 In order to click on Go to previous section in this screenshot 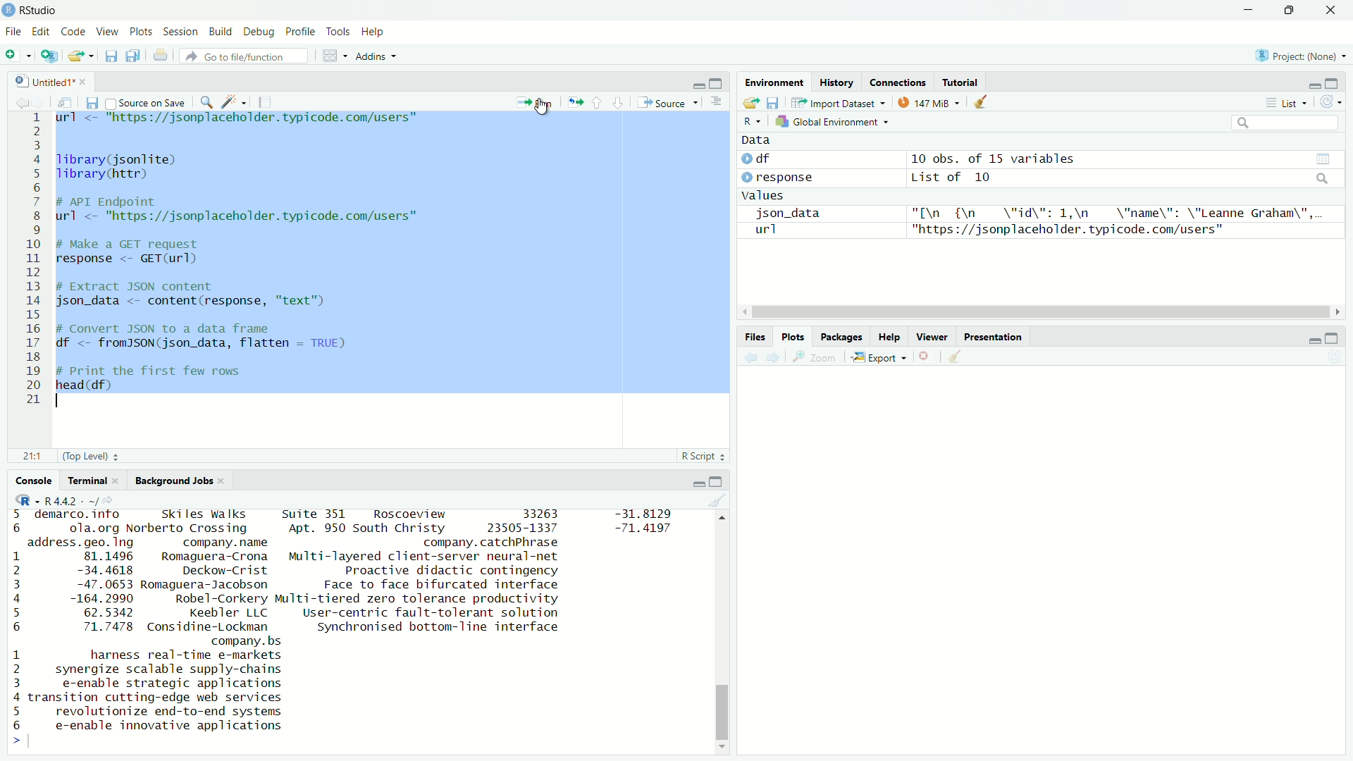, I will do `click(596, 104)`.